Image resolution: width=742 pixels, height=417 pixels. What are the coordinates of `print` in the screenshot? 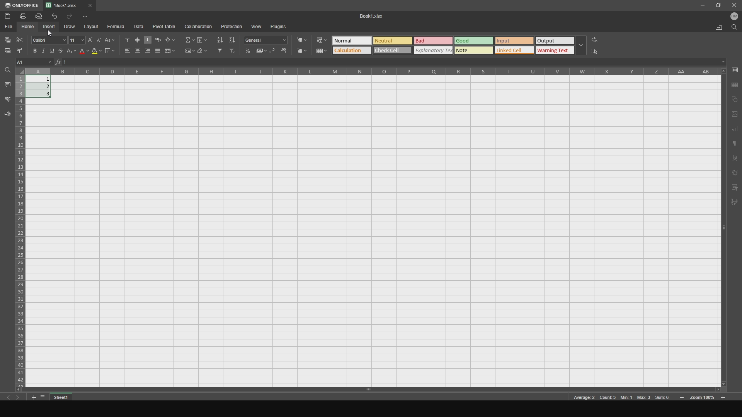 It's located at (25, 16).